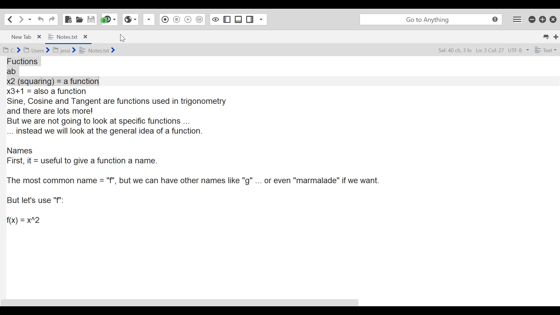 This screenshot has height=315, width=560. Describe the element at coordinates (545, 50) in the screenshot. I see `text` at that location.